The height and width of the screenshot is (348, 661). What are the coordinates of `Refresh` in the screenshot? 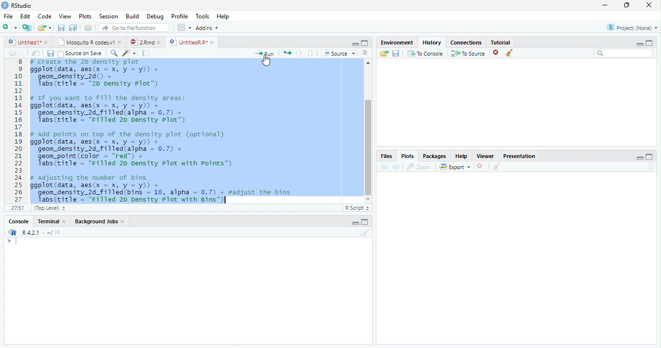 It's located at (652, 167).